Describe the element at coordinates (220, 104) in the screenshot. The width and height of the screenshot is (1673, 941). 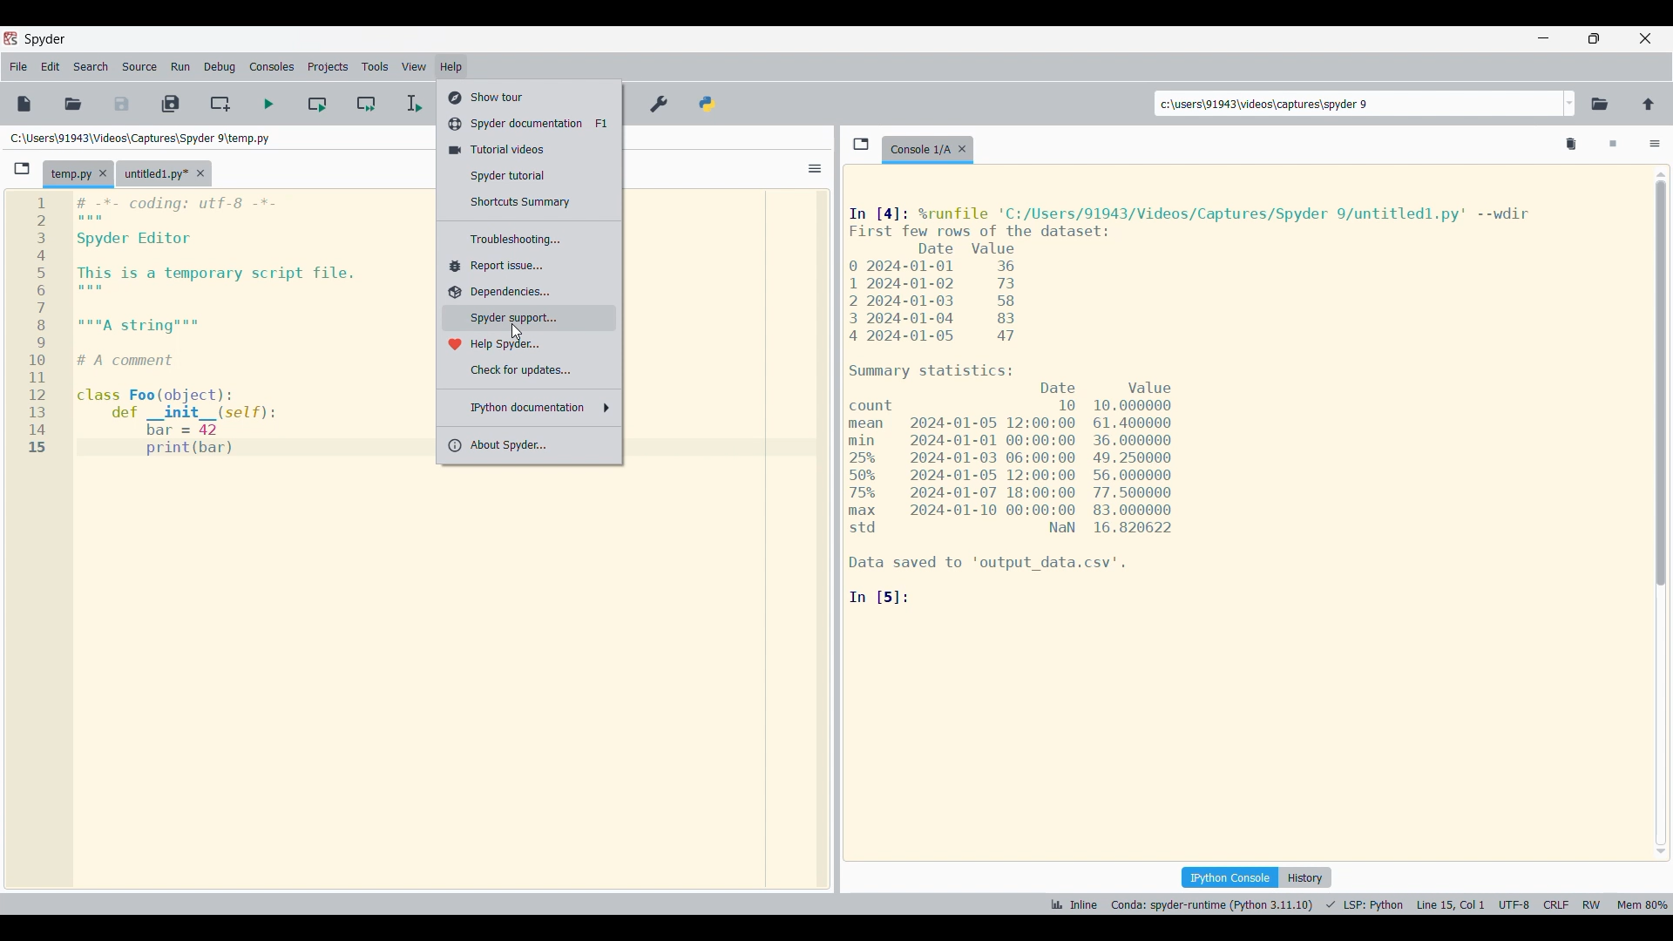
I see `Create new cell at the current line` at that location.